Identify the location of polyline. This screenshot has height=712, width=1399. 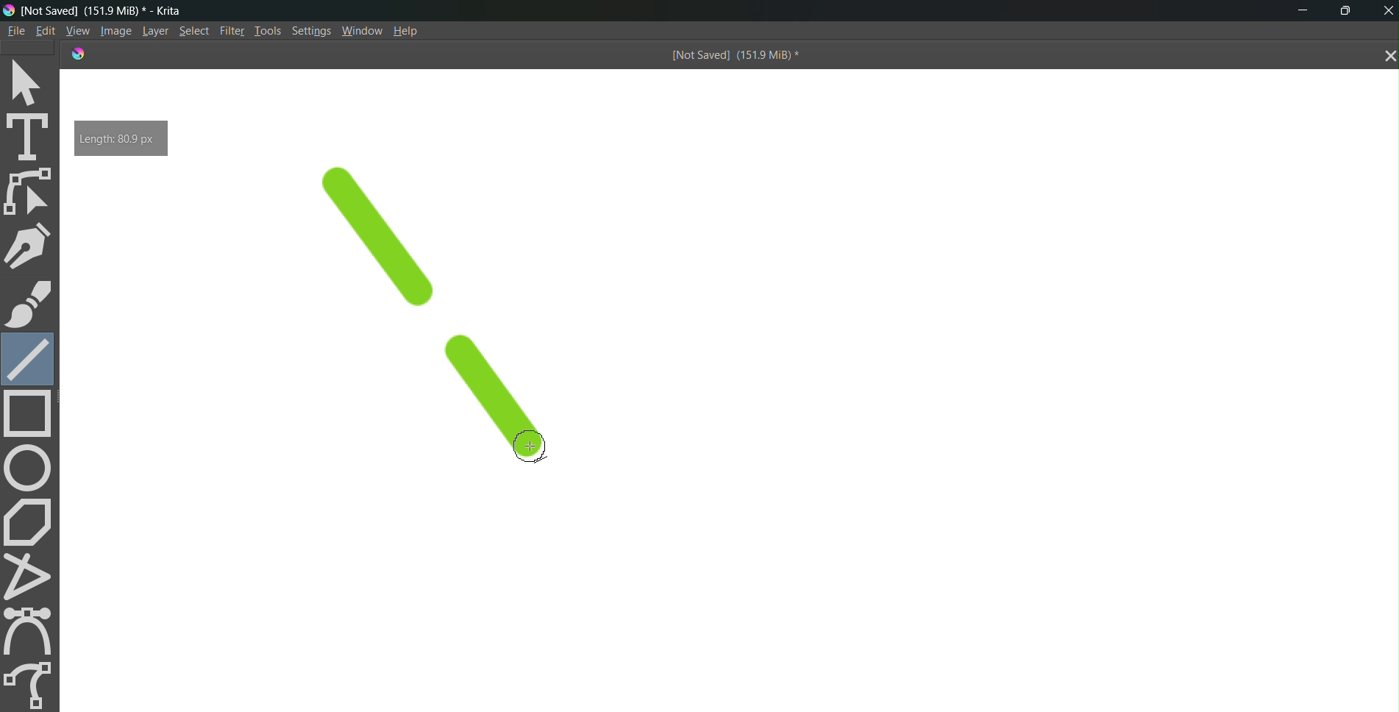
(32, 576).